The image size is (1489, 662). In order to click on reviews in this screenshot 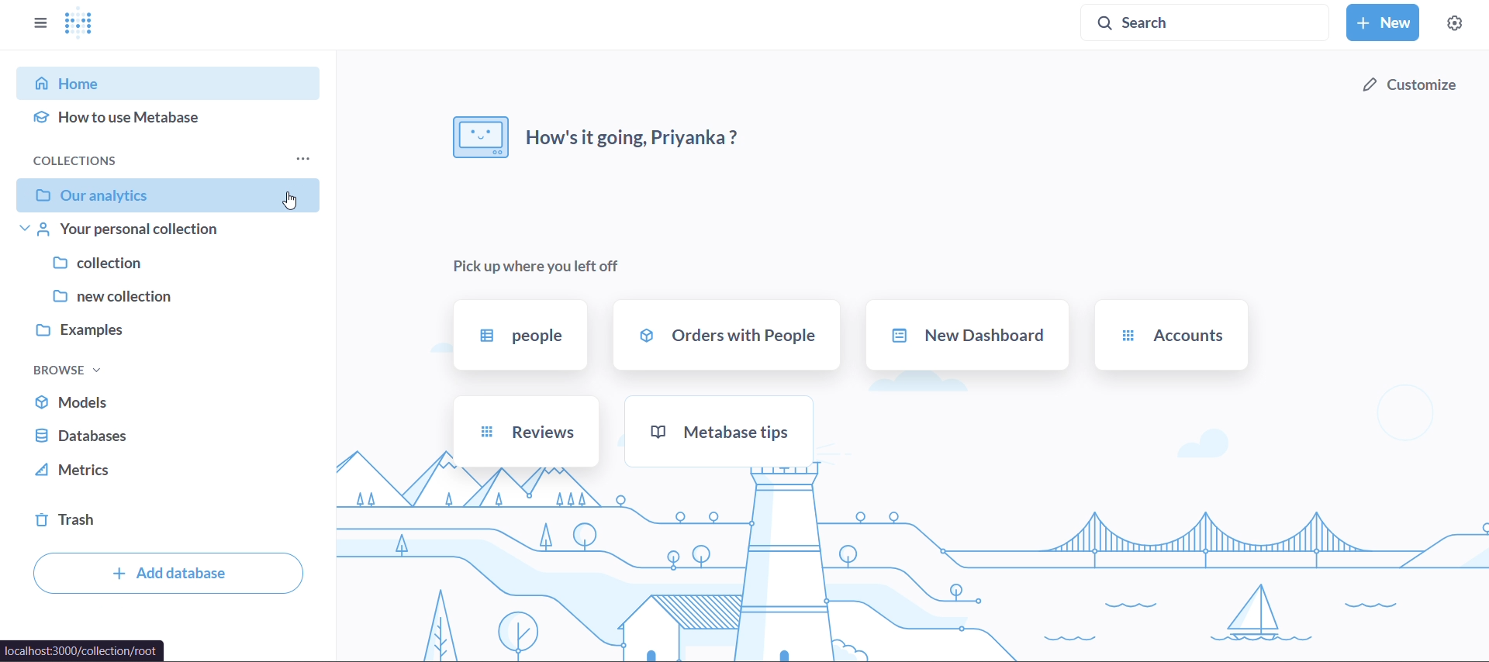, I will do `click(526, 433)`.